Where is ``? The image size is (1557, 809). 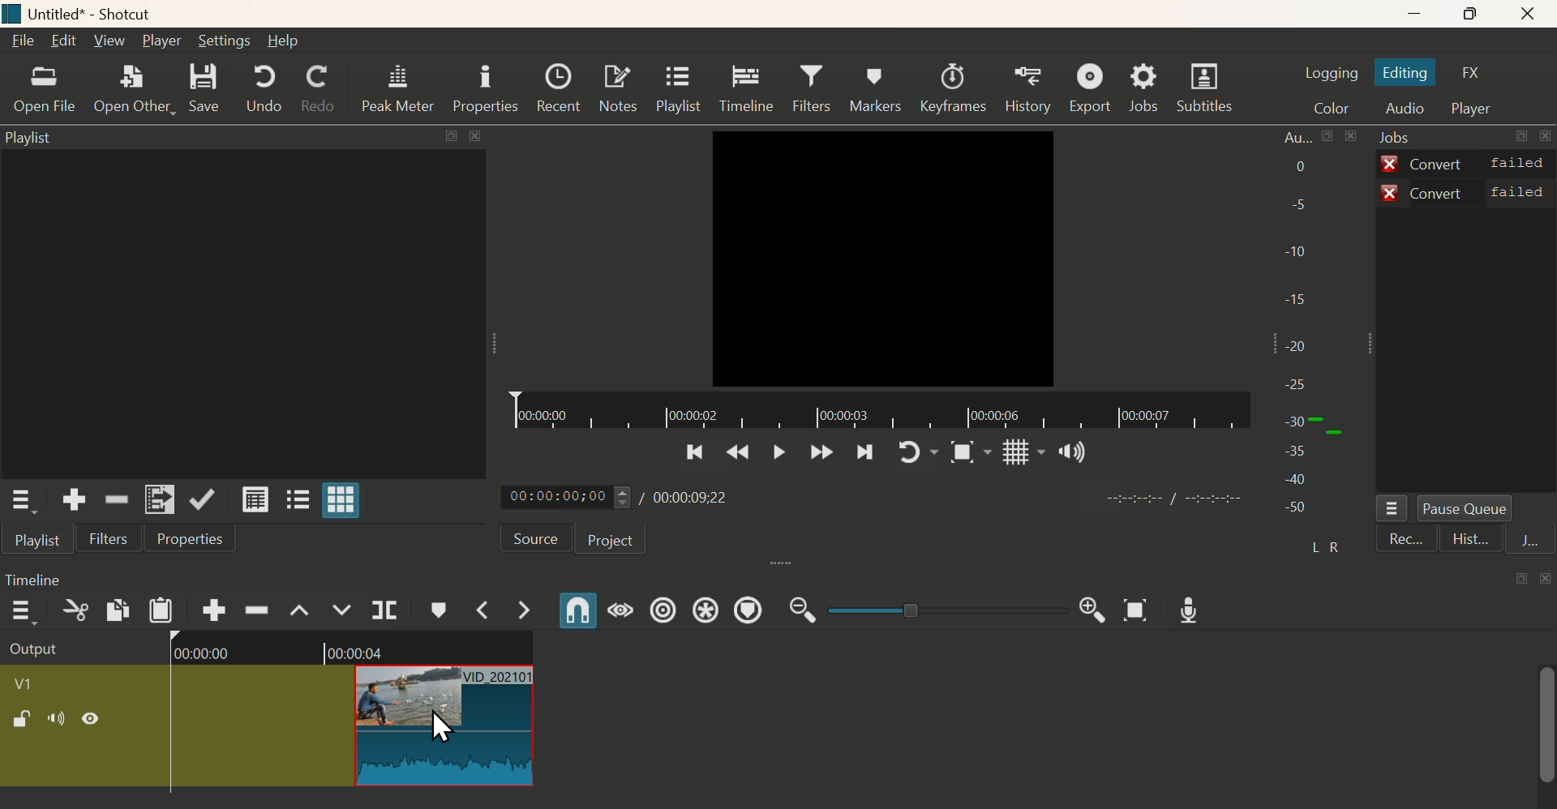
 is located at coordinates (1453, 509).